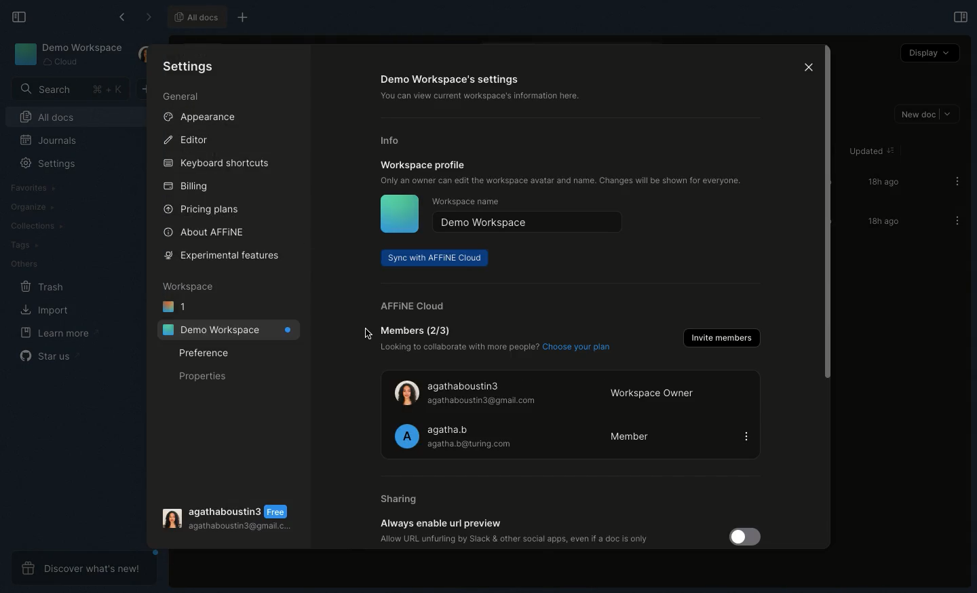  I want to click on Sharing, so click(406, 499).